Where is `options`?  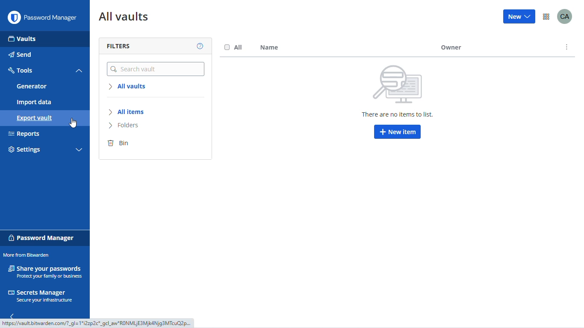
options is located at coordinates (568, 47).